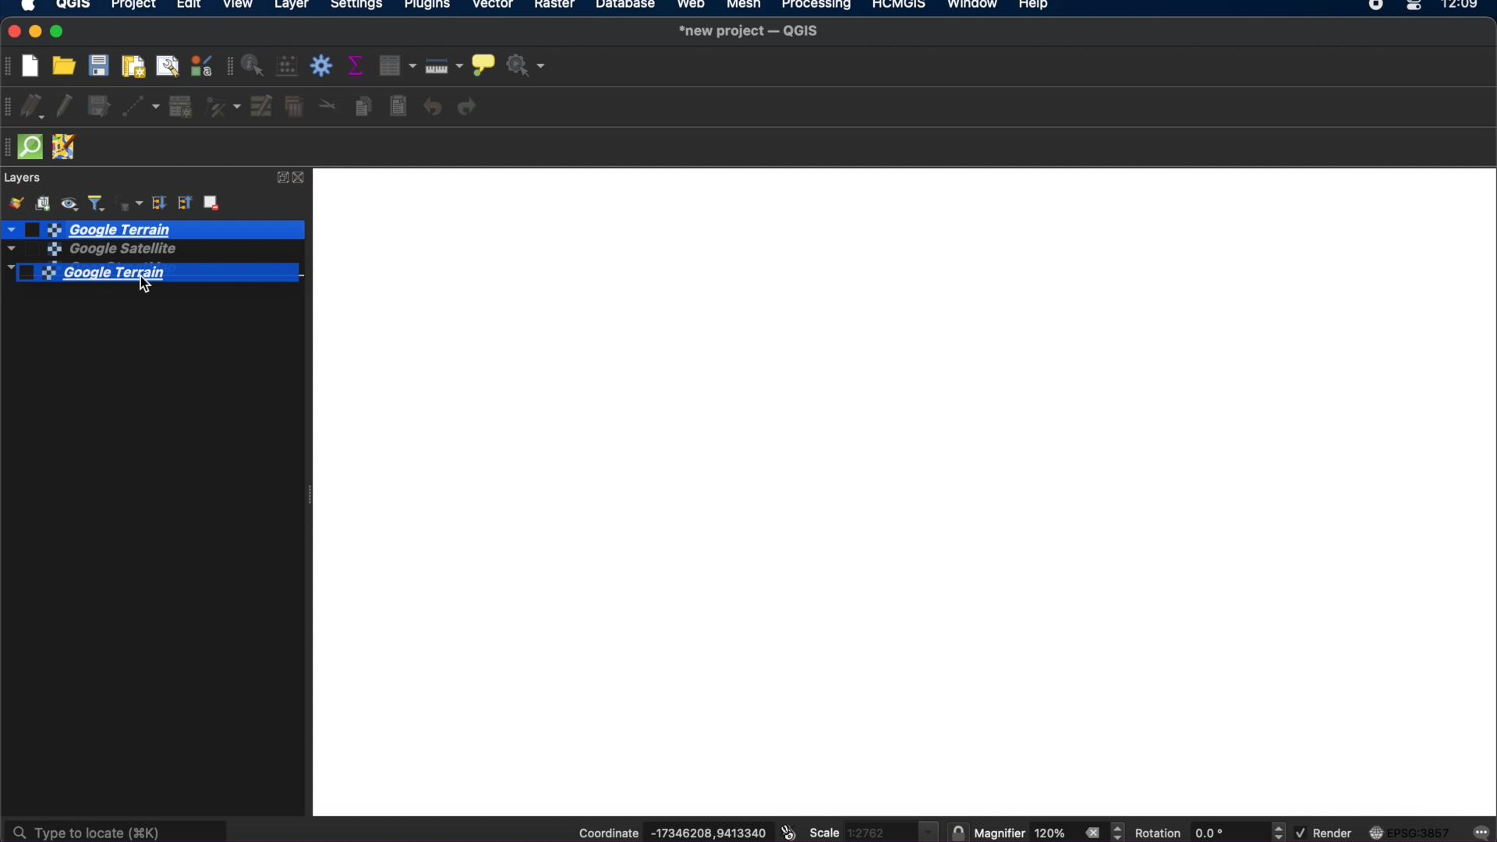 This screenshot has width=1497, height=842. What do you see at coordinates (255, 65) in the screenshot?
I see `identify features` at bounding box center [255, 65].